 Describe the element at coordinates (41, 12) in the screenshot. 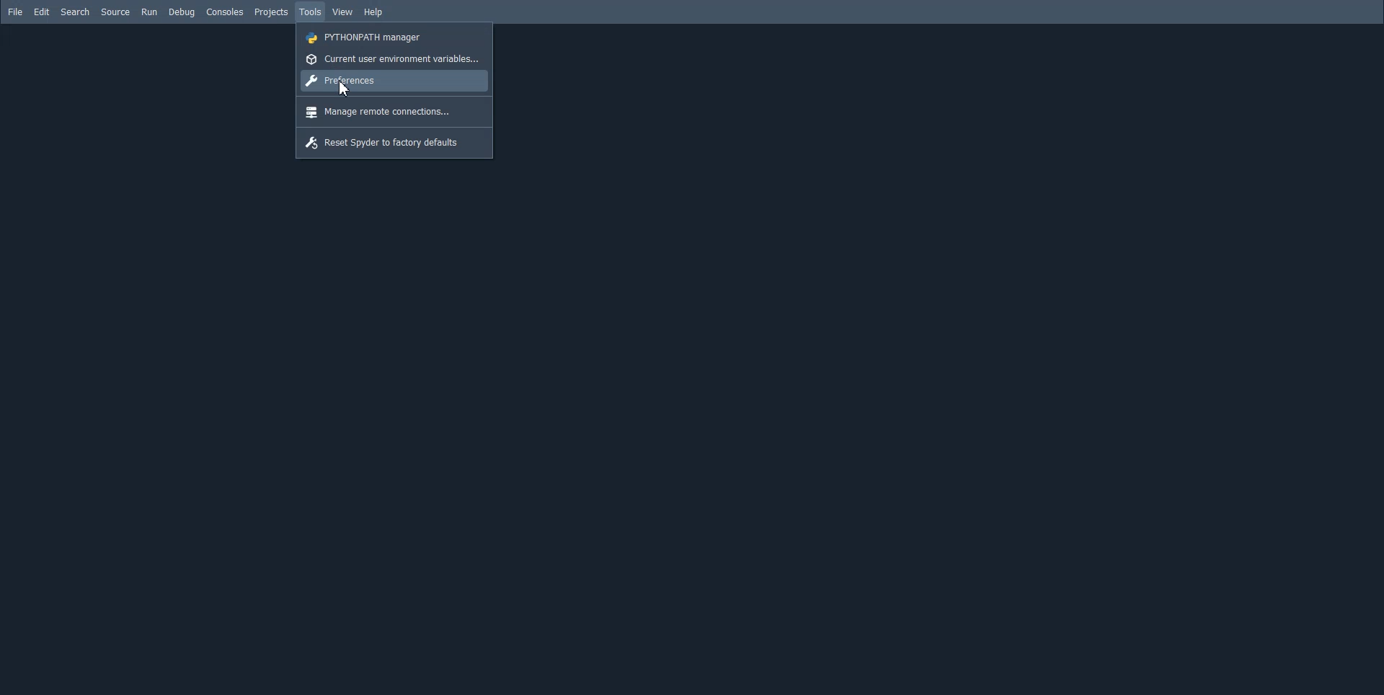

I see `Edit` at that location.